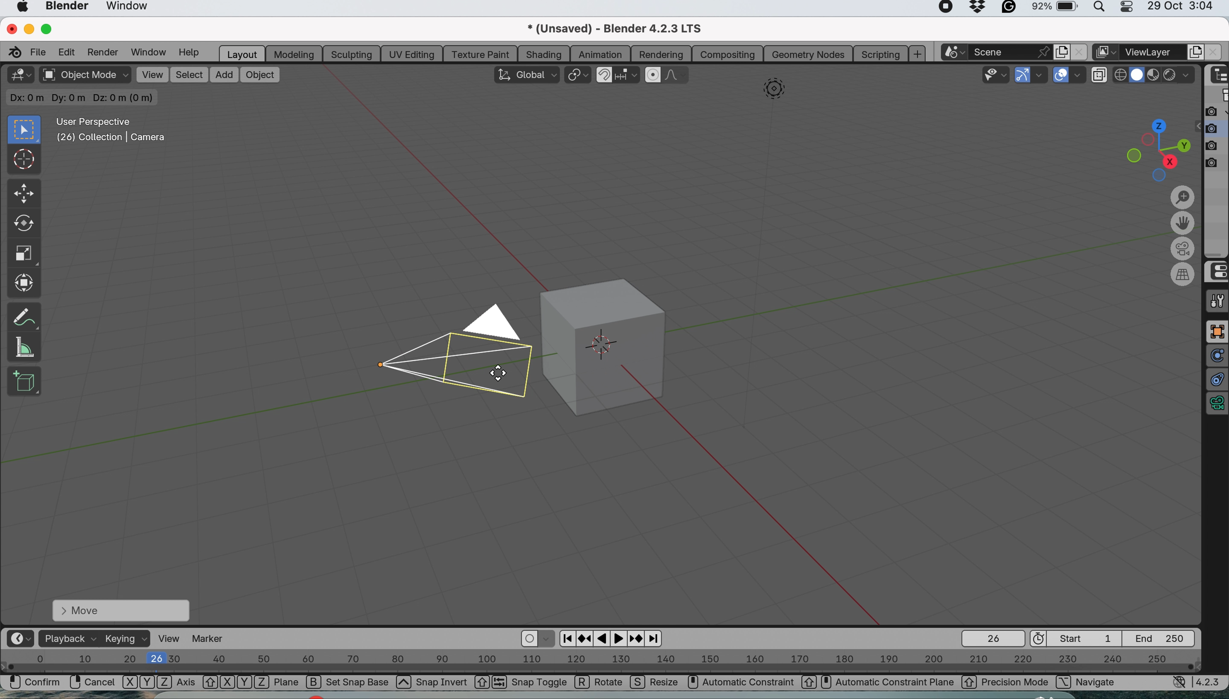  I want to click on cube, so click(613, 345).